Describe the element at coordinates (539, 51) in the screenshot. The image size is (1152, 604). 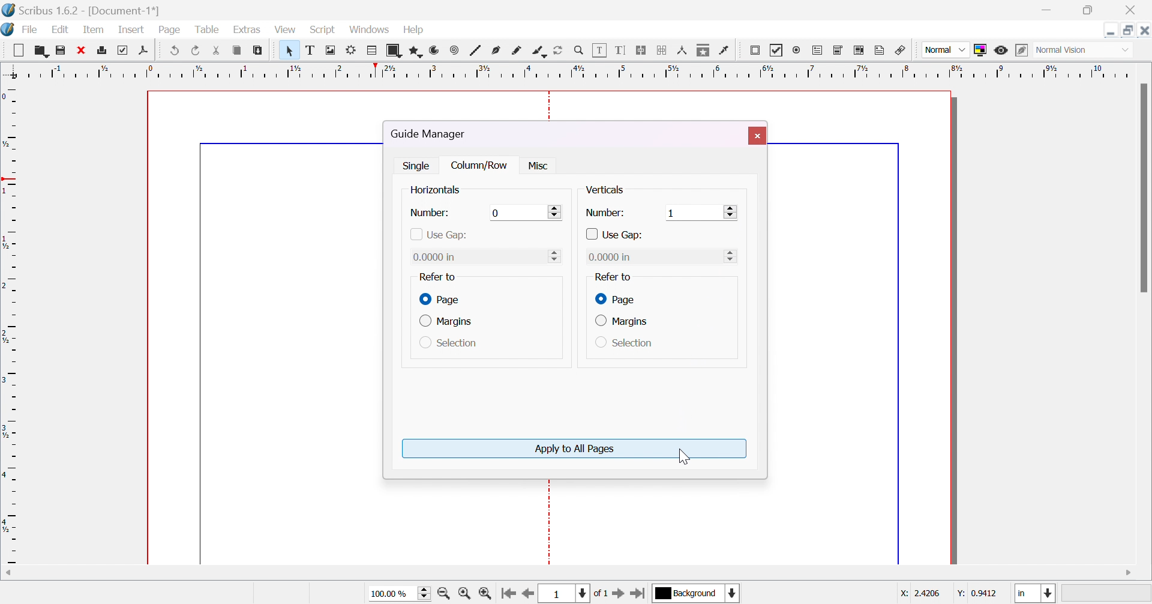
I see `calligraphic line` at that location.